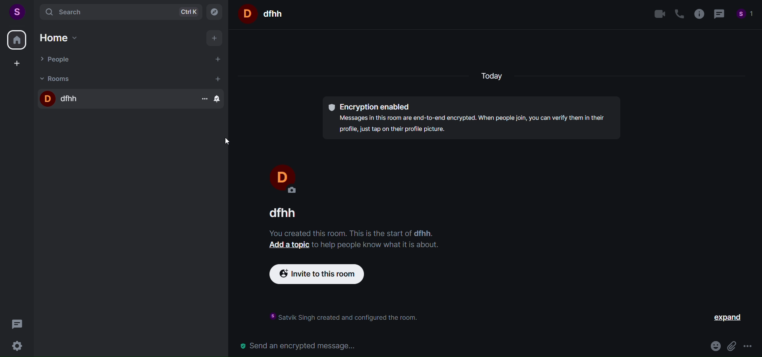 This screenshot has height=357, width=762. What do you see at coordinates (287, 245) in the screenshot?
I see `add a topic` at bounding box center [287, 245].